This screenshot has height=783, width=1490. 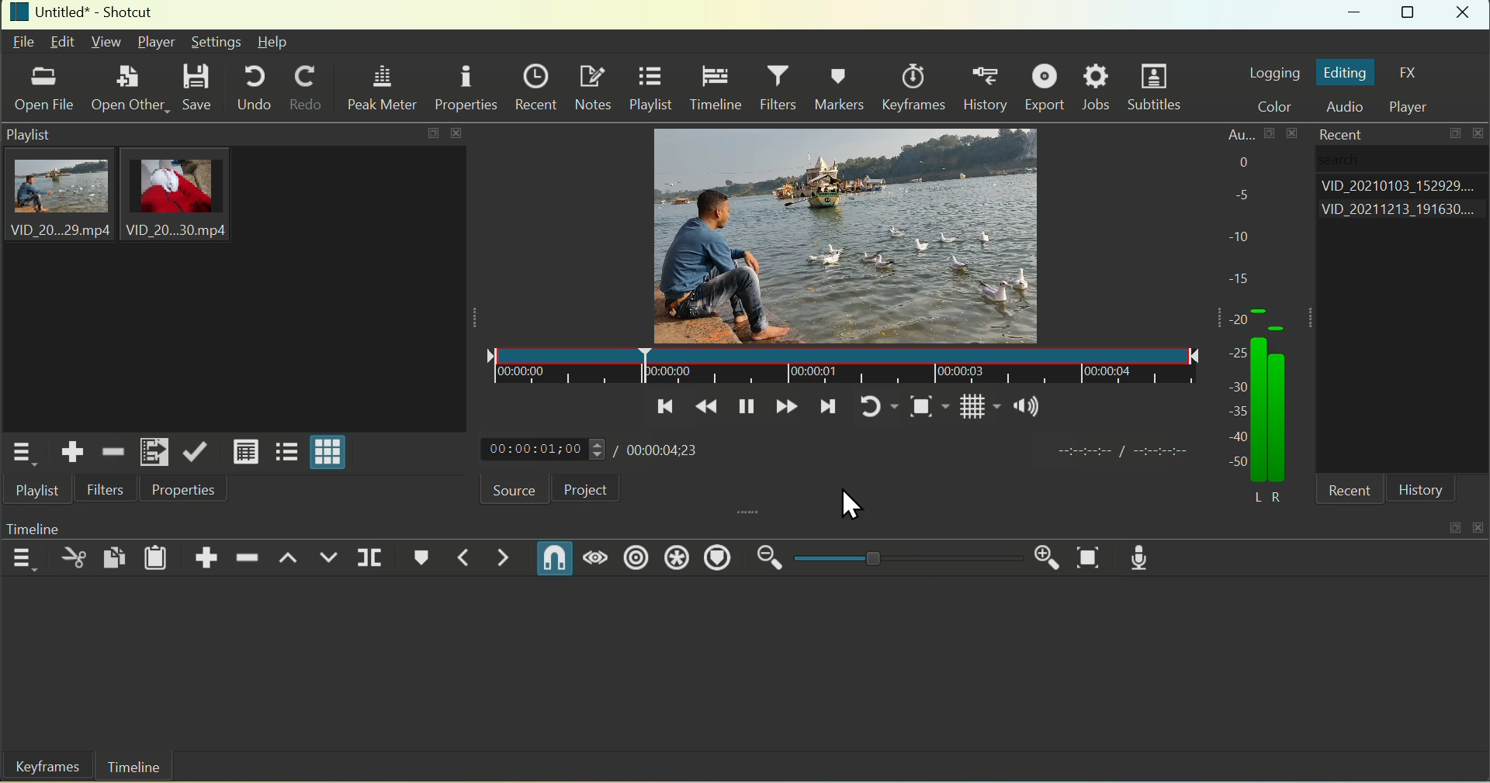 What do you see at coordinates (1481, 524) in the screenshot?
I see `close` at bounding box center [1481, 524].